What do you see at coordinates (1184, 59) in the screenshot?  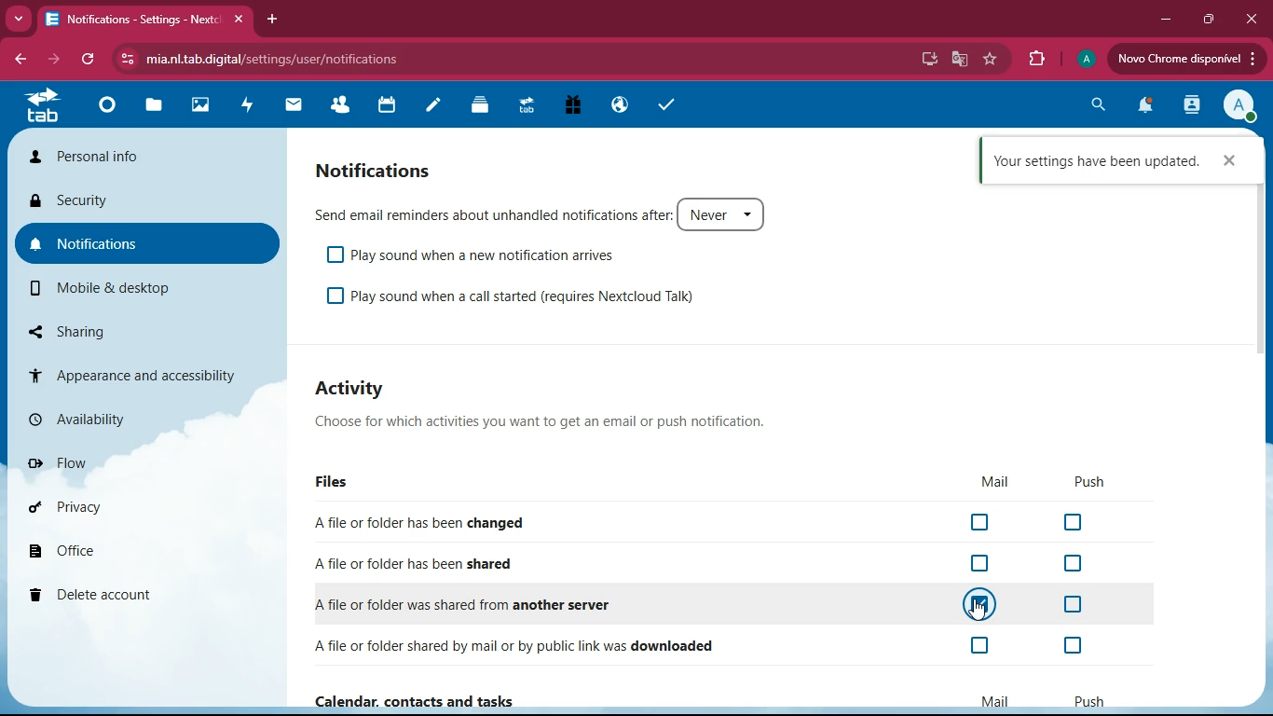 I see `update` at bounding box center [1184, 59].